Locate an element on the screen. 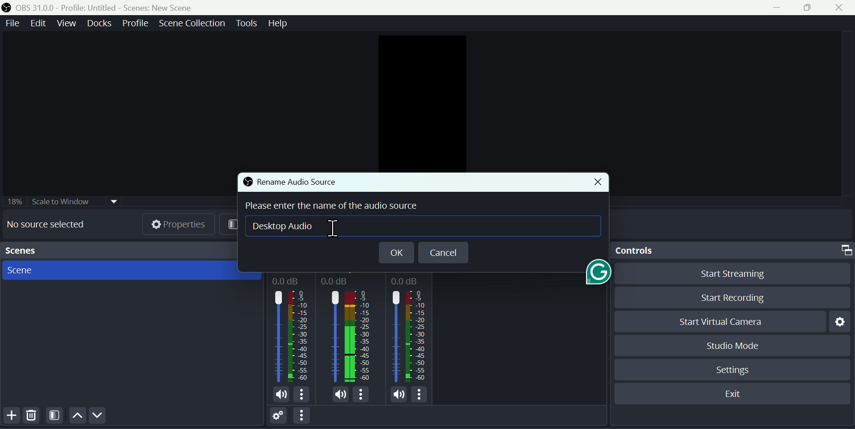 The width and height of the screenshot is (855, 429). Start streaming is located at coordinates (726, 276).